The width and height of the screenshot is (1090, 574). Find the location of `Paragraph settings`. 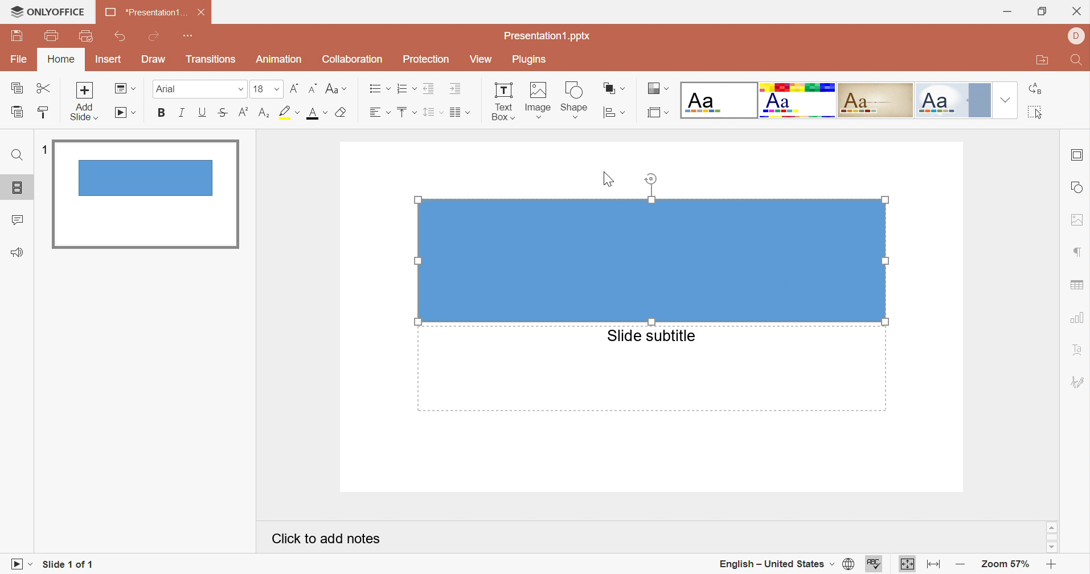

Paragraph settings is located at coordinates (1081, 253).